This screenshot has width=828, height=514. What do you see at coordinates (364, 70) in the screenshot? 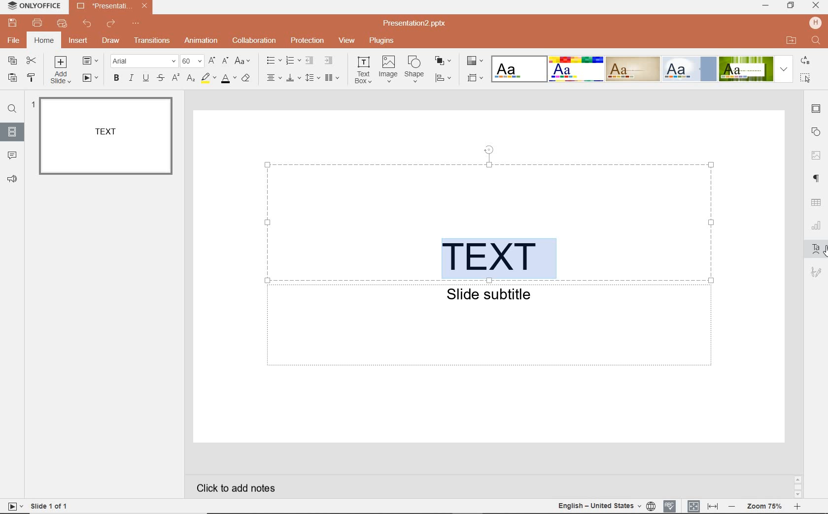
I see `text box` at bounding box center [364, 70].